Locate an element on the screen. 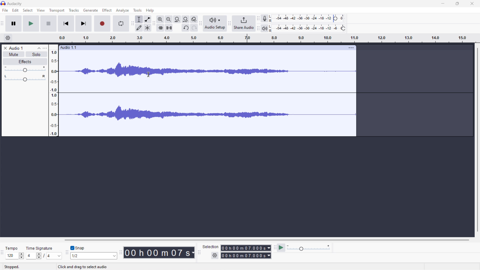  zoom toggle is located at coordinates (194, 19).